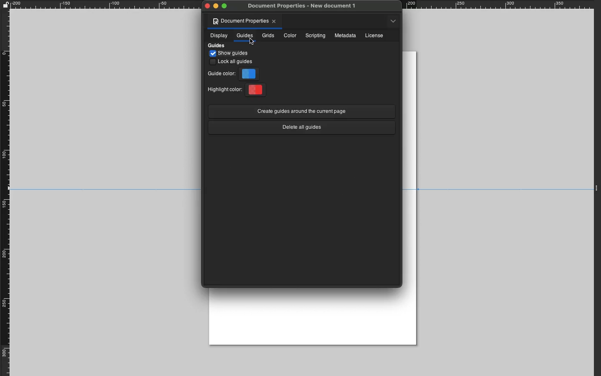 This screenshot has height=376, width=601. I want to click on Close, so click(276, 21).